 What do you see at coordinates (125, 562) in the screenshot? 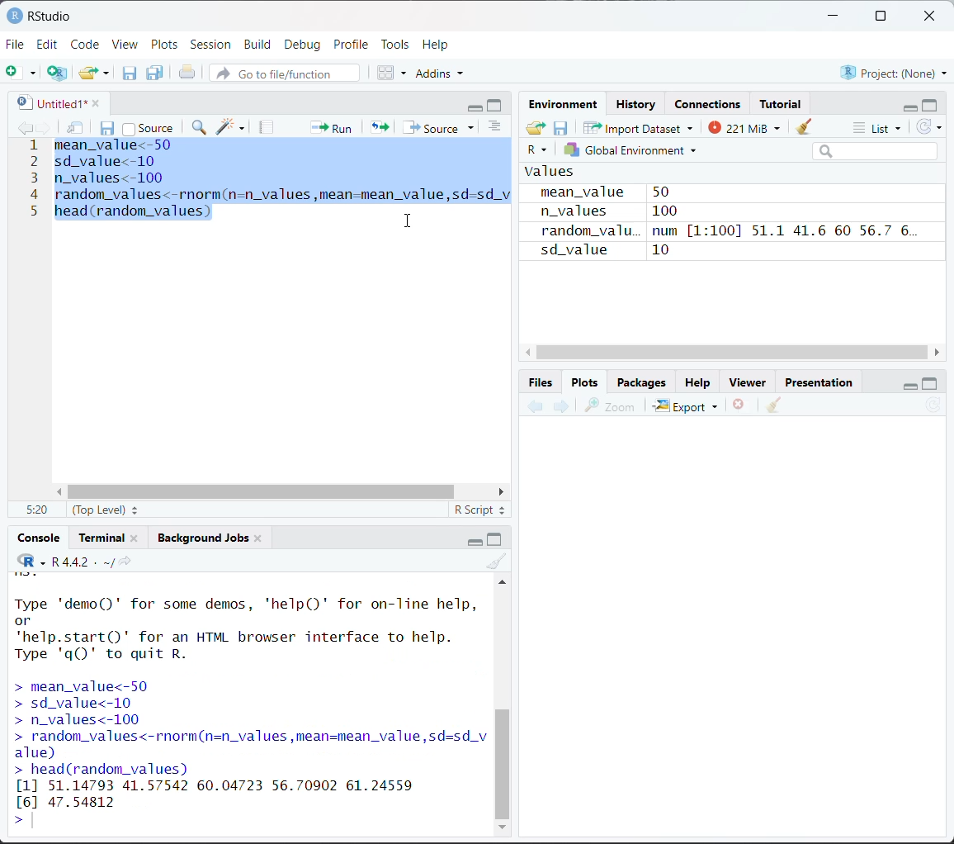
I see `view the current working directory` at bounding box center [125, 562].